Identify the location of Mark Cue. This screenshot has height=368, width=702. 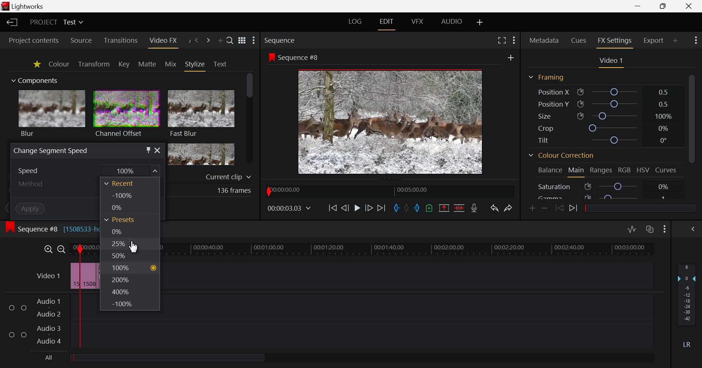
(429, 208).